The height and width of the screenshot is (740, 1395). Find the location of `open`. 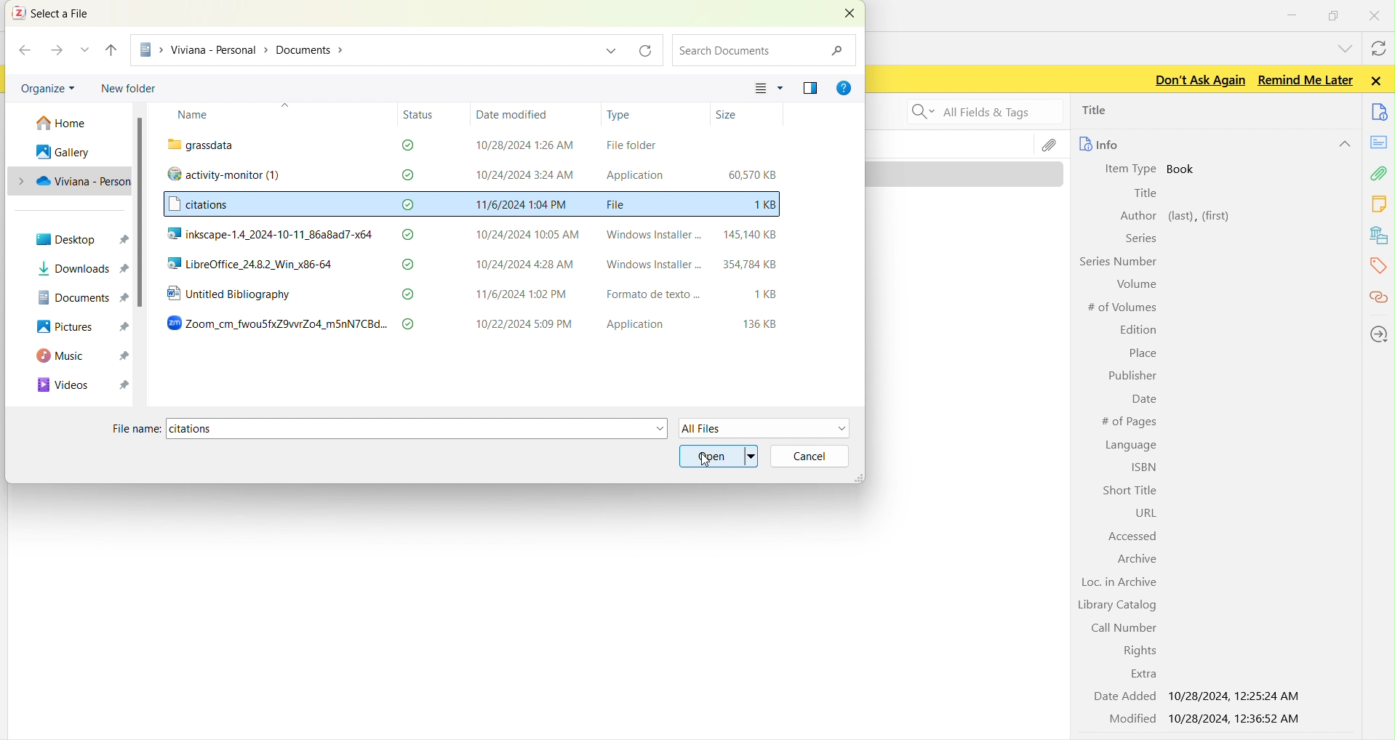

open is located at coordinates (719, 457).